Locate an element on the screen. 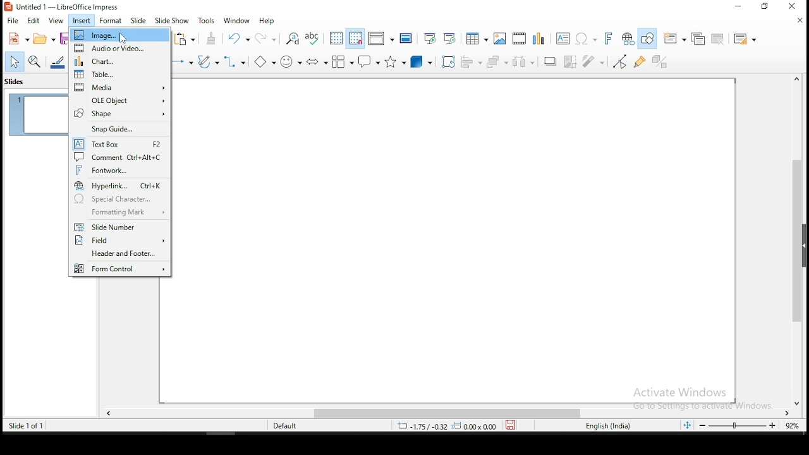 The width and height of the screenshot is (809, 455). slide 1 of 1 is located at coordinates (33, 425).